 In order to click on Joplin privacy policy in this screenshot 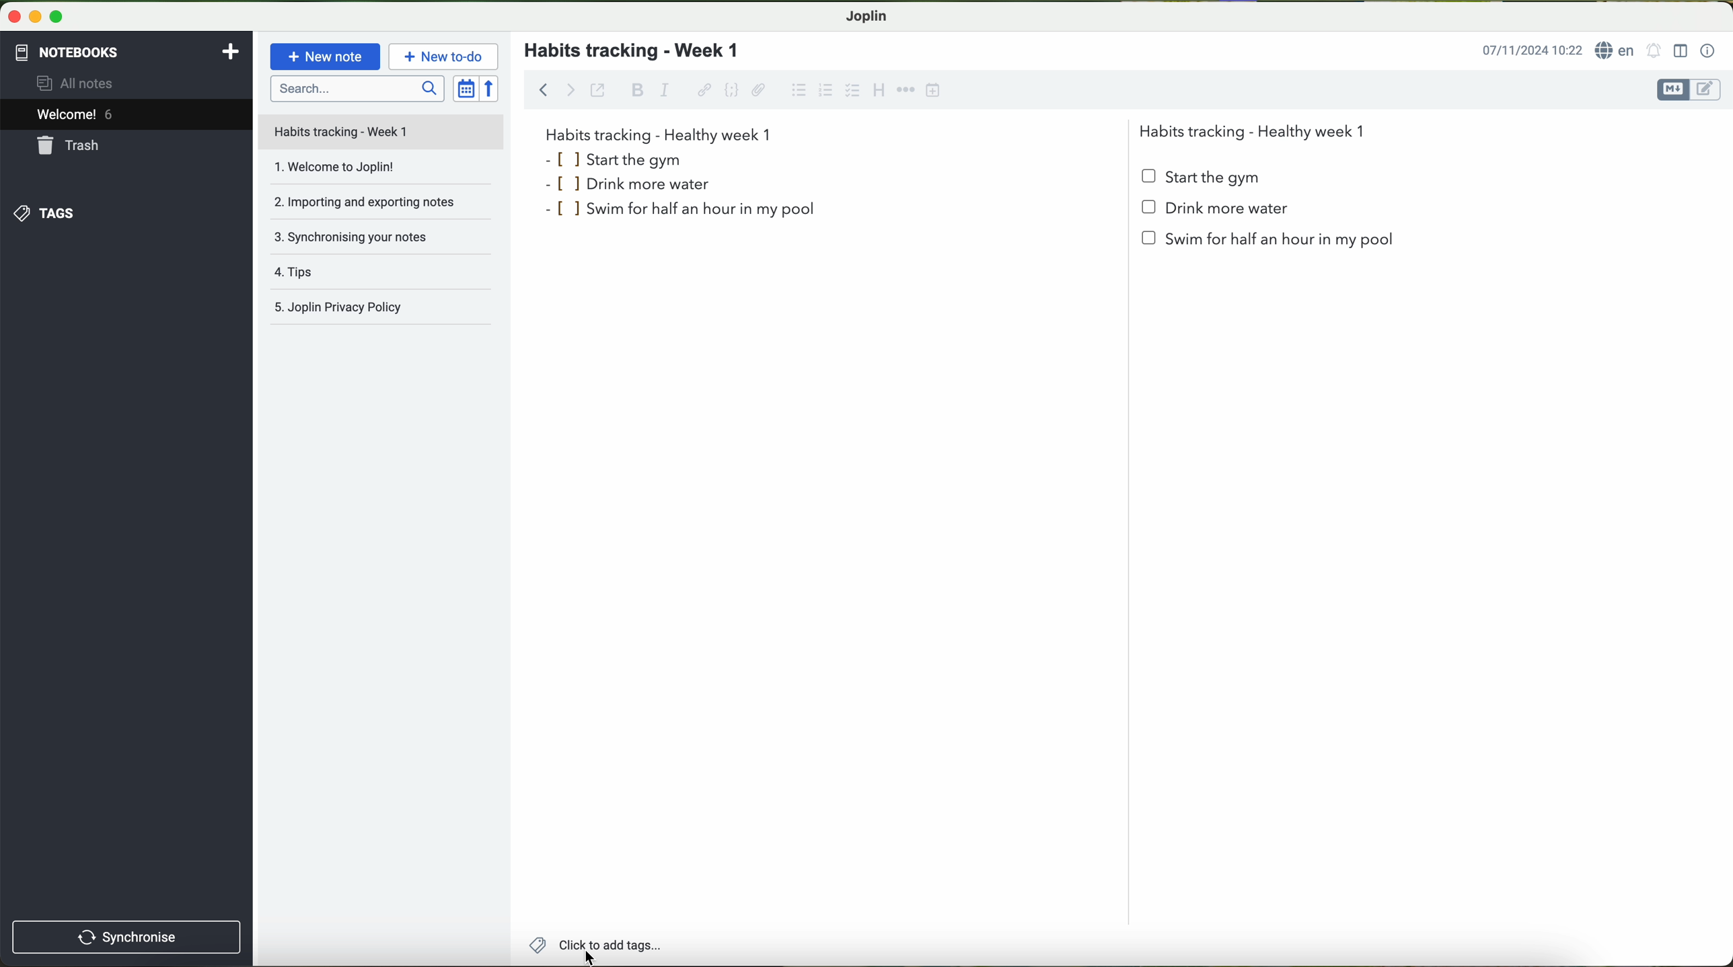, I will do `click(382, 309)`.